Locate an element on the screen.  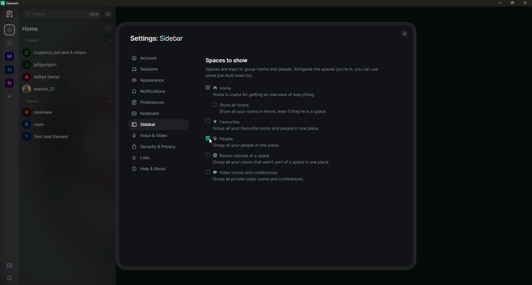
create space is located at coordinates (9, 97).